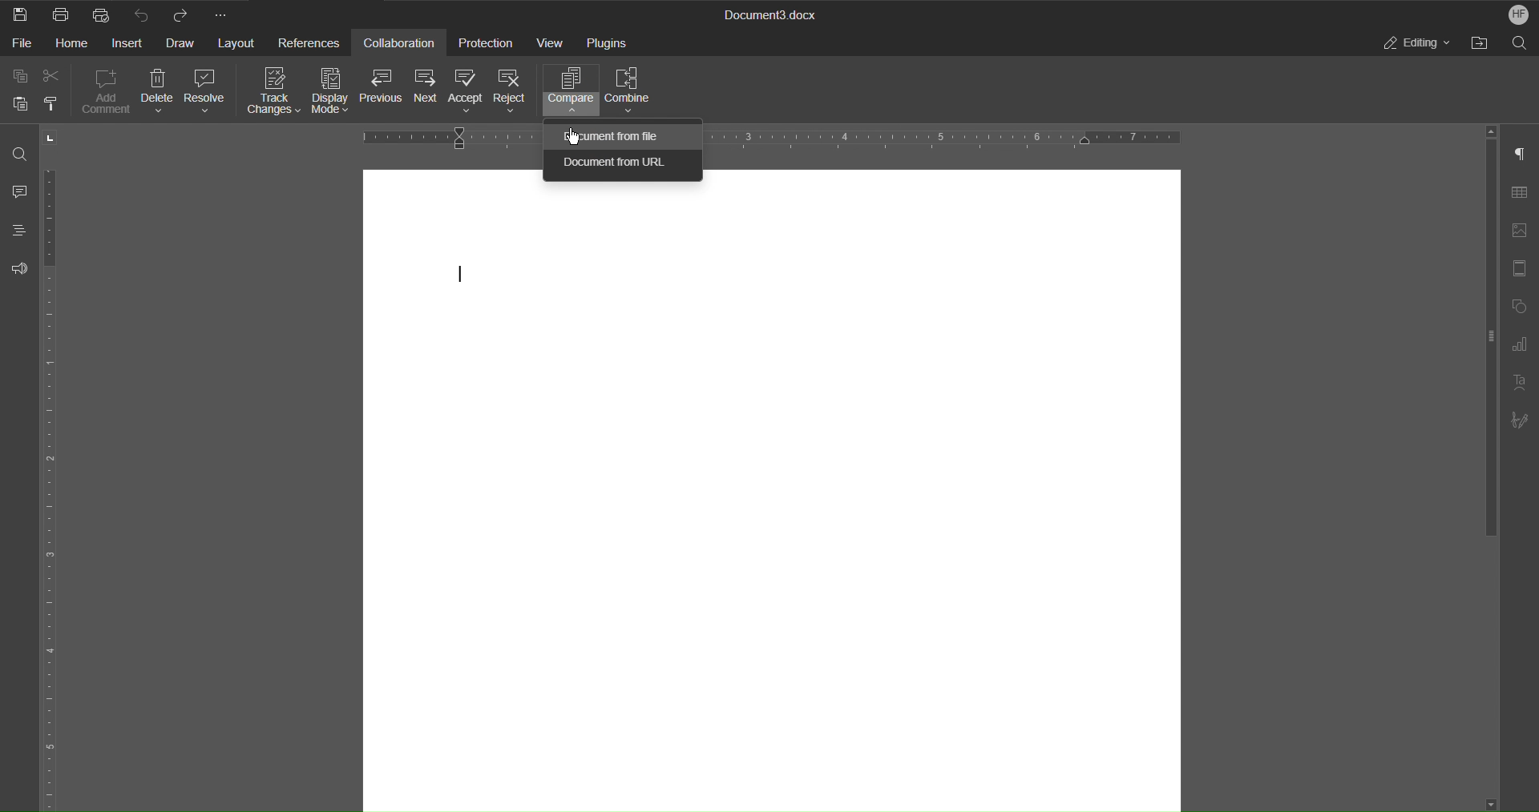 This screenshot has height=812, width=1539. What do you see at coordinates (273, 90) in the screenshot?
I see `Track Changes` at bounding box center [273, 90].